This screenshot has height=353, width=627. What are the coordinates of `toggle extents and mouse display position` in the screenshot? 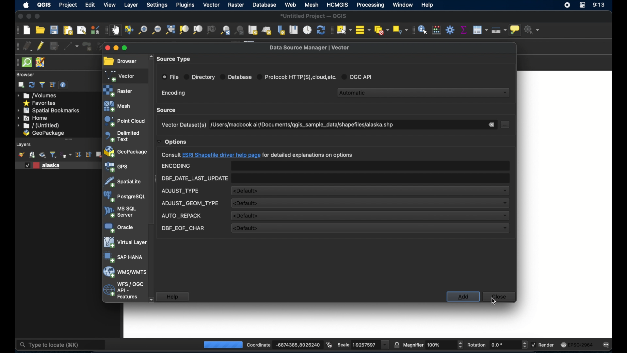 It's located at (329, 344).